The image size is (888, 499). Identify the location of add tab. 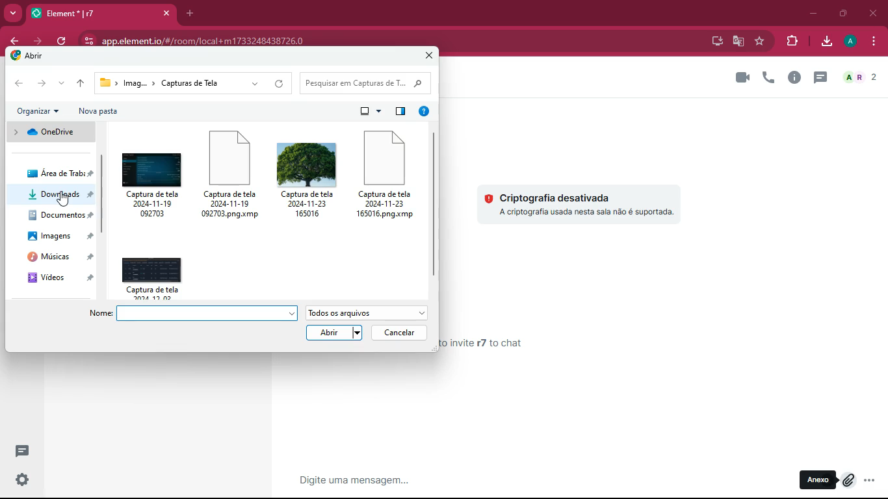
(189, 14).